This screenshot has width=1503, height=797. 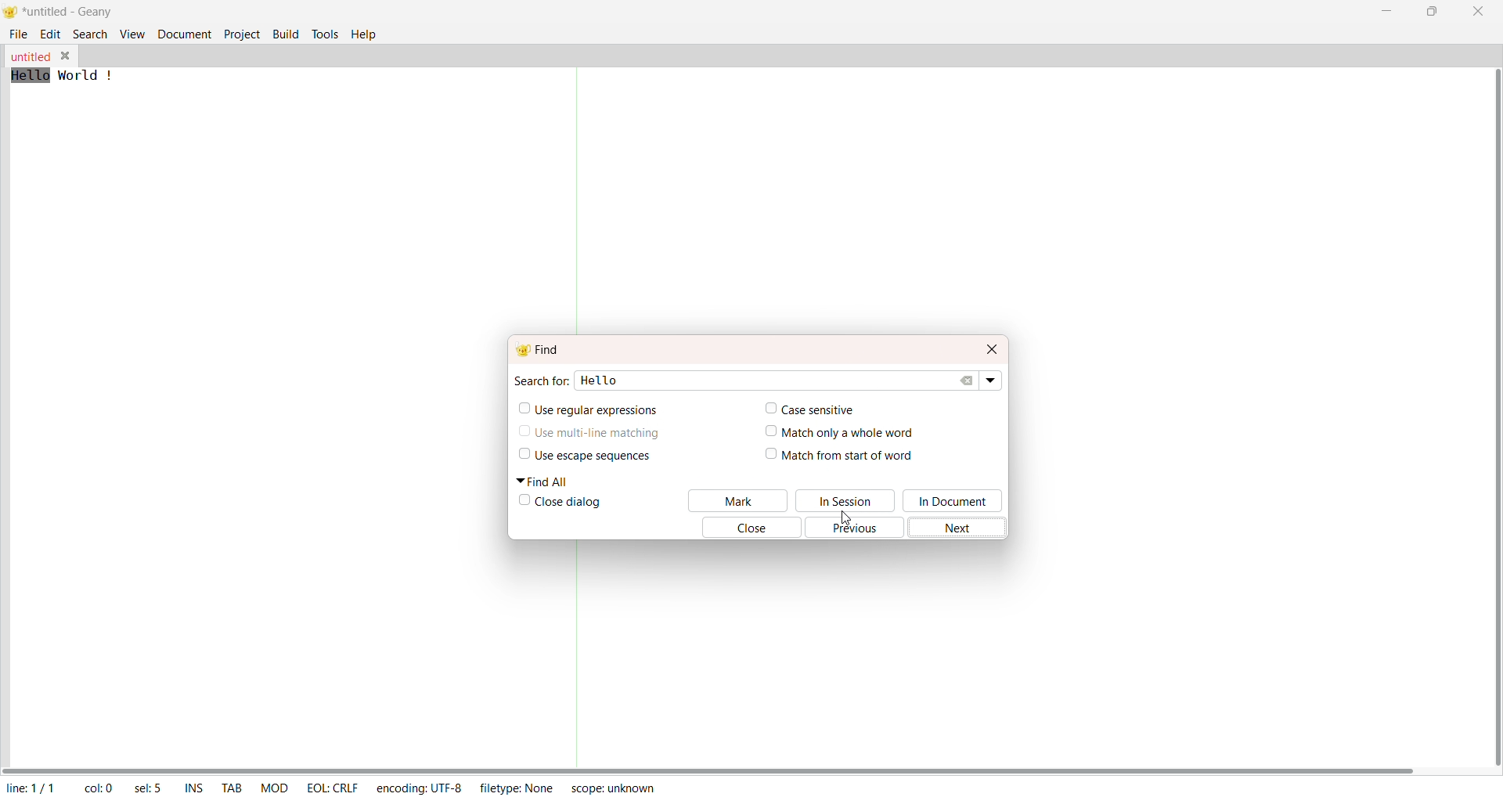 I want to click on Use Scape Sequences, so click(x=606, y=457).